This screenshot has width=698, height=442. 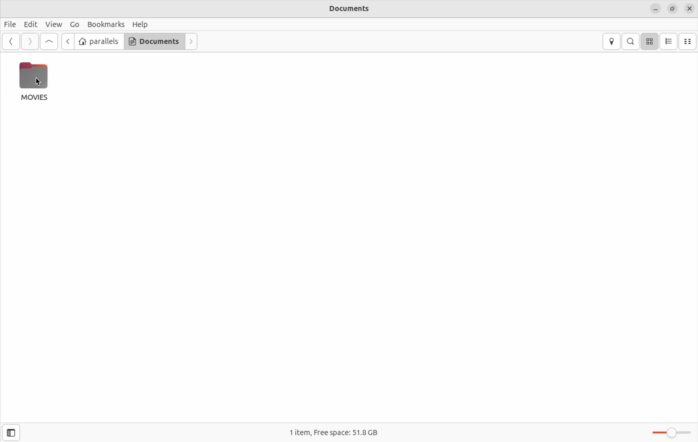 What do you see at coordinates (10, 432) in the screenshot?
I see `show side bar` at bounding box center [10, 432].